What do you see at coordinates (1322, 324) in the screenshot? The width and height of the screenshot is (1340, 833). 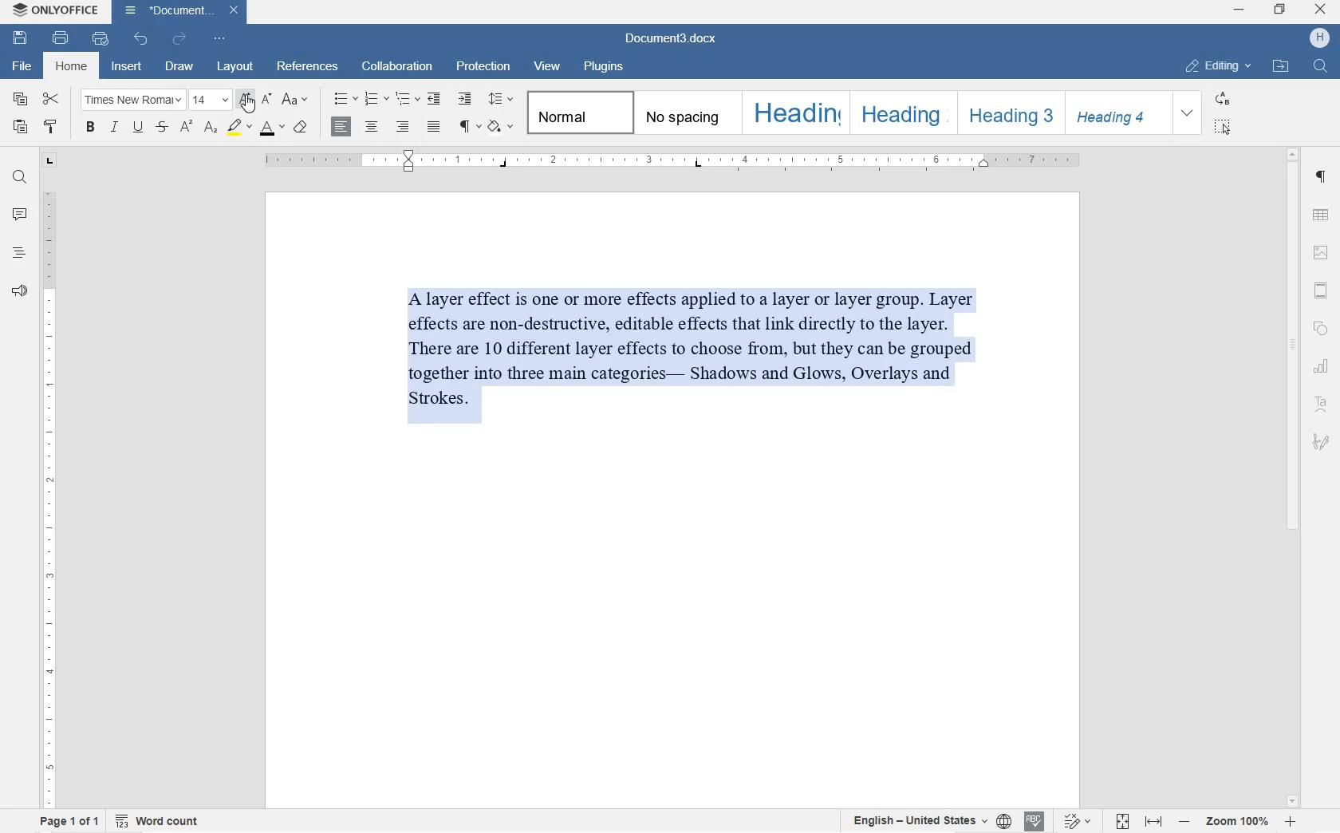 I see `SHAPE` at bounding box center [1322, 324].